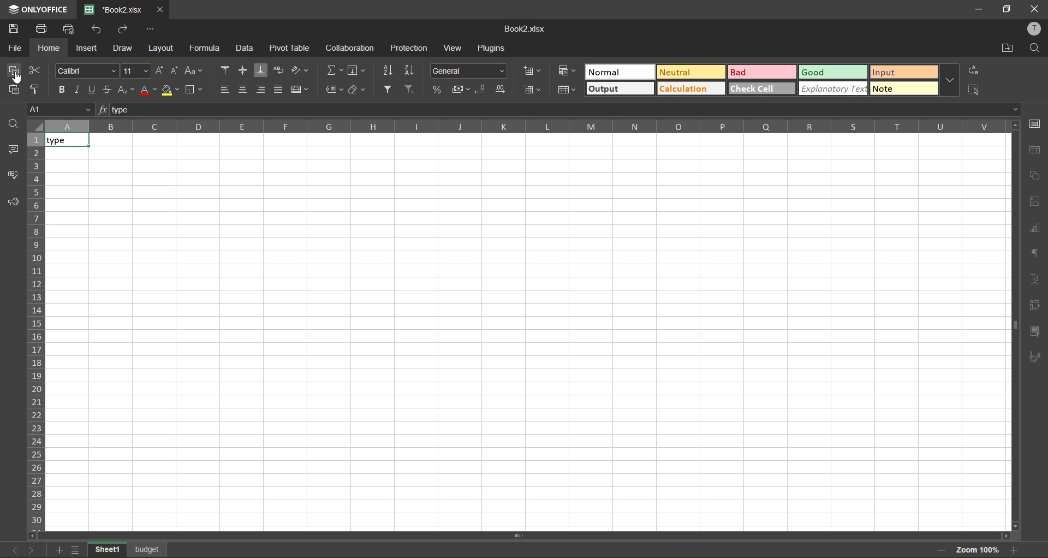  Describe the element at coordinates (160, 70) in the screenshot. I see `increment size` at that location.